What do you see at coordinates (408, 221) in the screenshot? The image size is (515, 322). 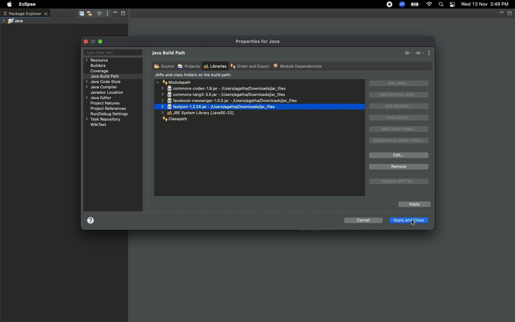 I see `Apply and close` at bounding box center [408, 221].